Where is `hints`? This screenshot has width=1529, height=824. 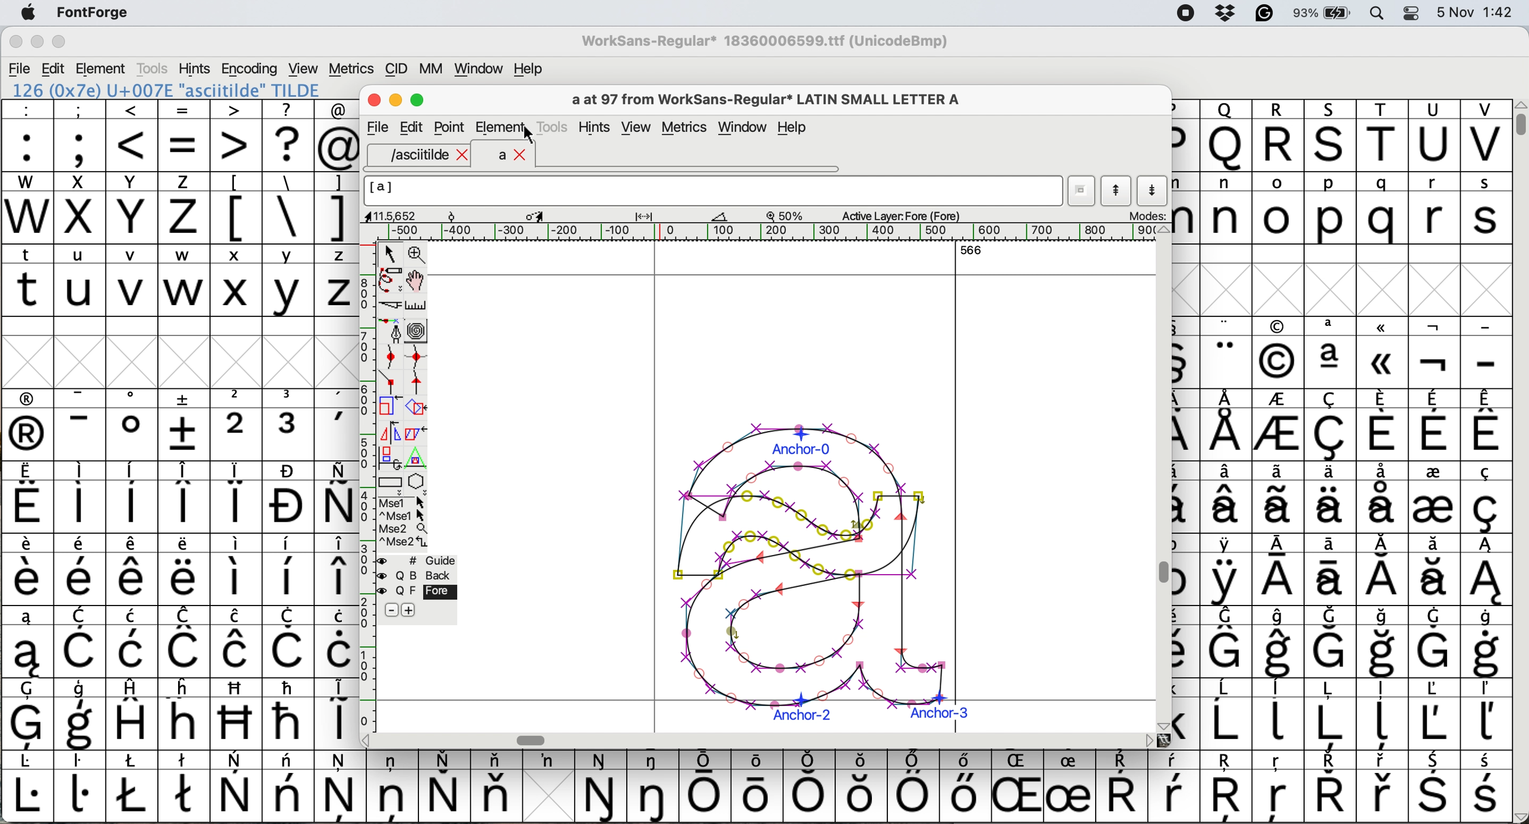
hints is located at coordinates (597, 128).